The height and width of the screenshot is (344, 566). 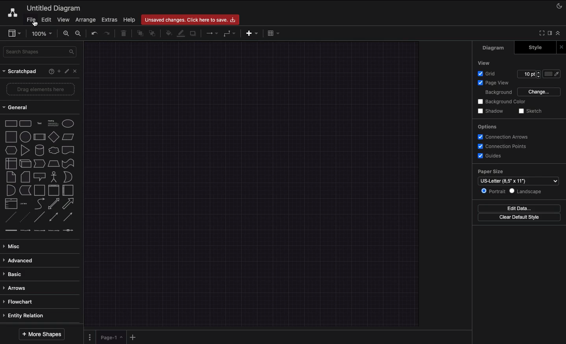 What do you see at coordinates (20, 71) in the screenshot?
I see `Scrathpad` at bounding box center [20, 71].